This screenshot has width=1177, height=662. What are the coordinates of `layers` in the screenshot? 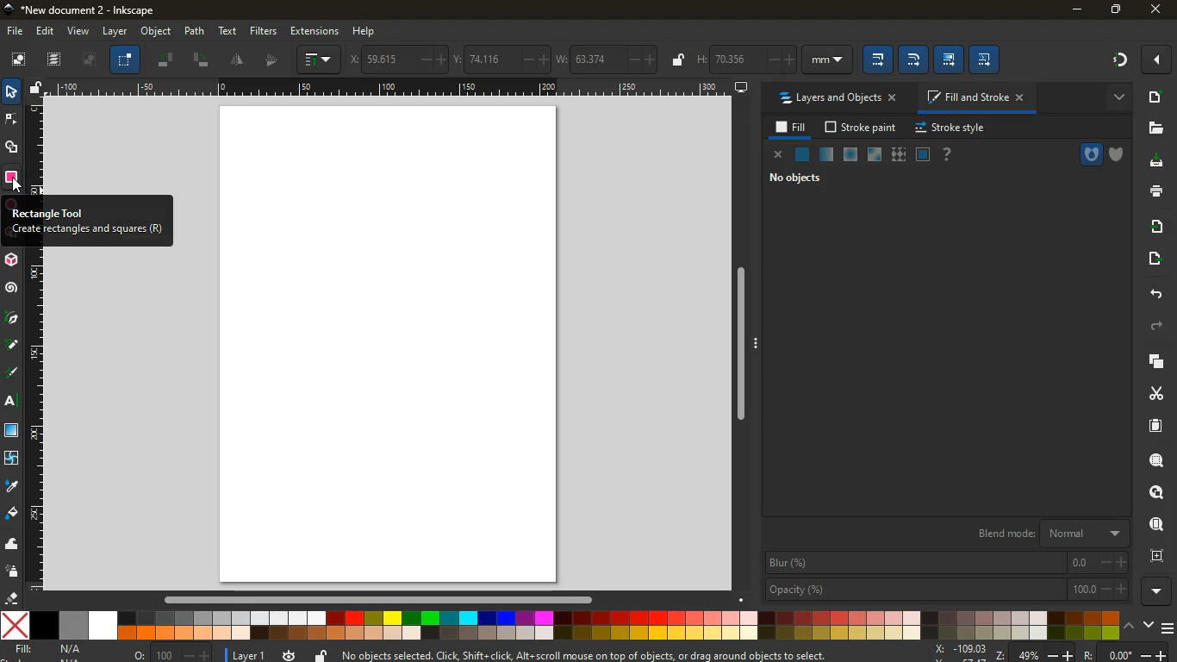 It's located at (1156, 362).